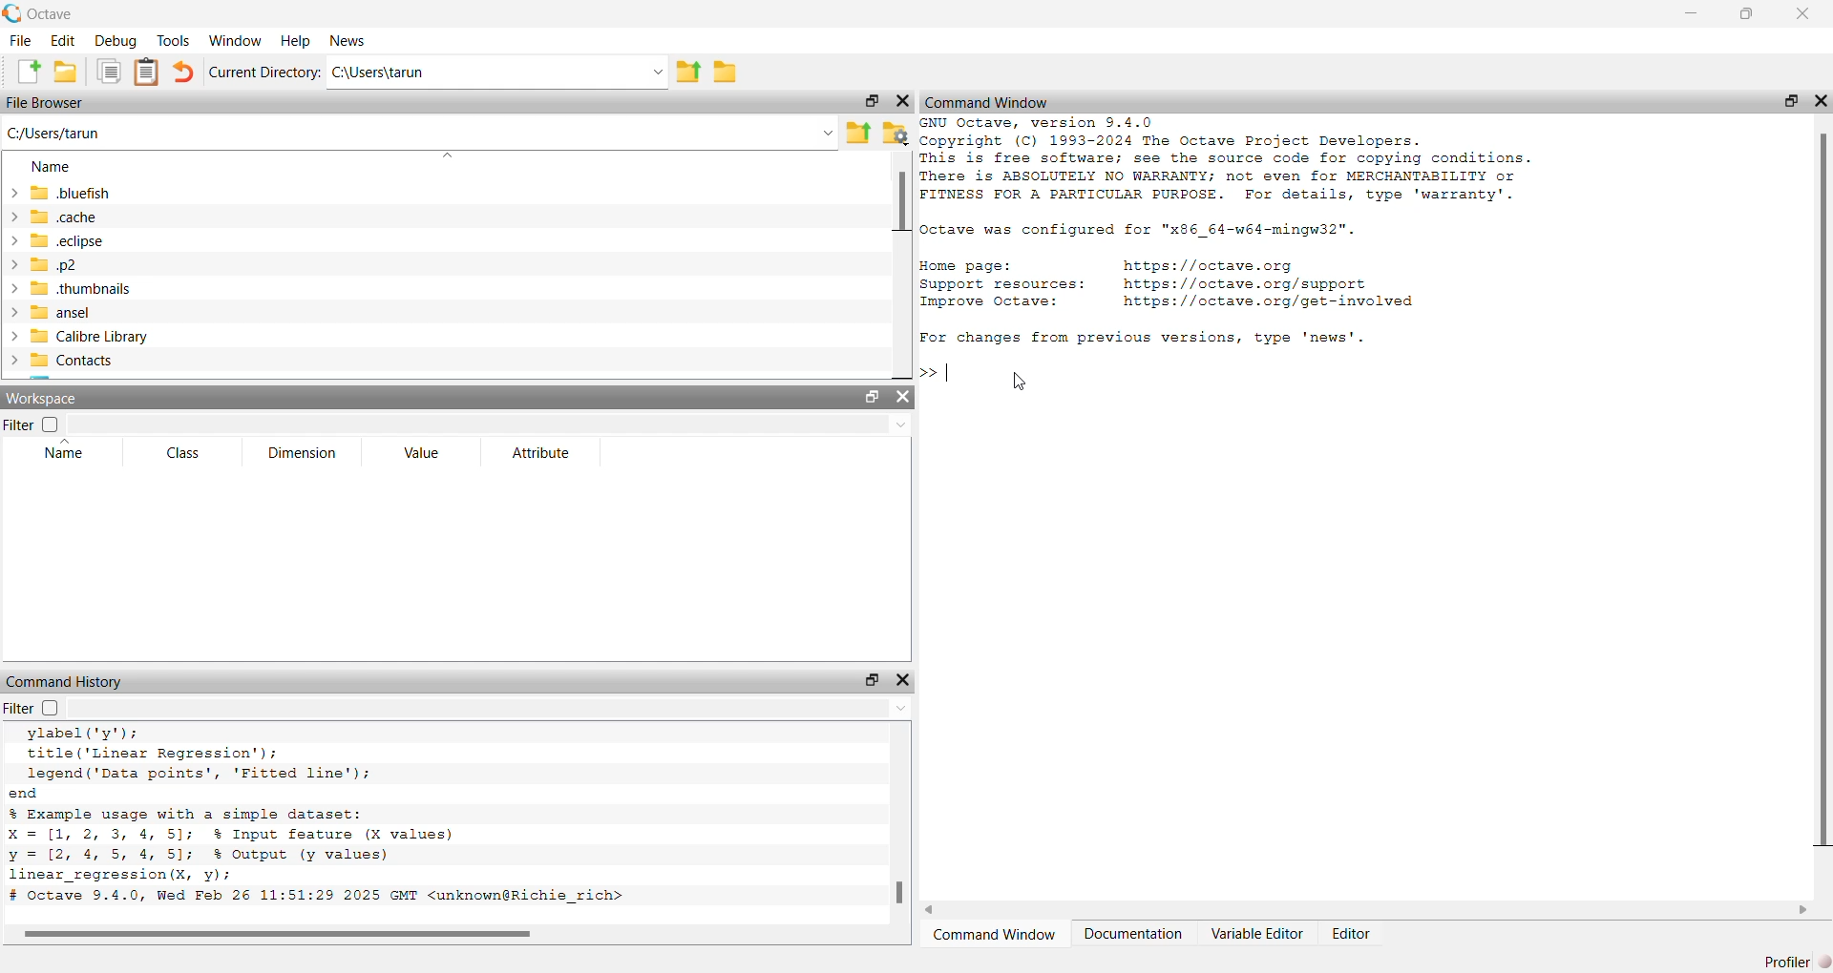  What do you see at coordinates (22, 71) in the screenshot?
I see `new script` at bounding box center [22, 71].